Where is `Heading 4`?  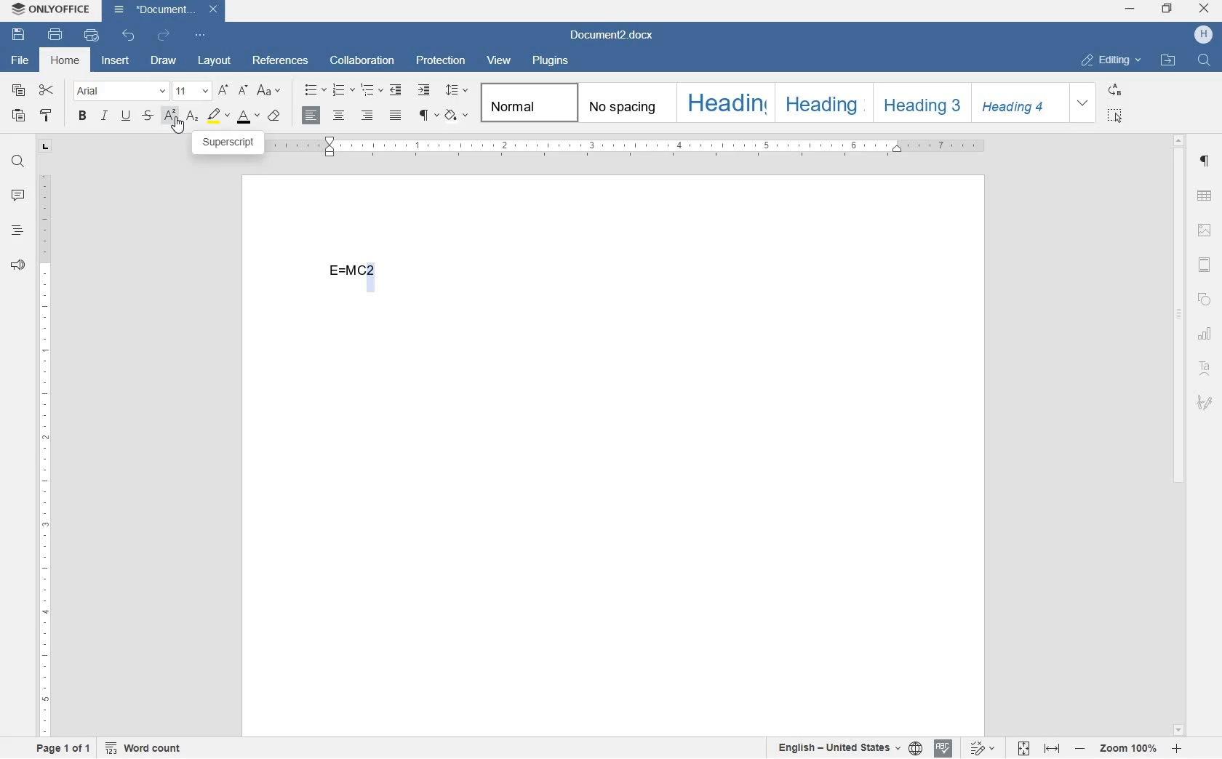 Heading 4 is located at coordinates (1013, 103).